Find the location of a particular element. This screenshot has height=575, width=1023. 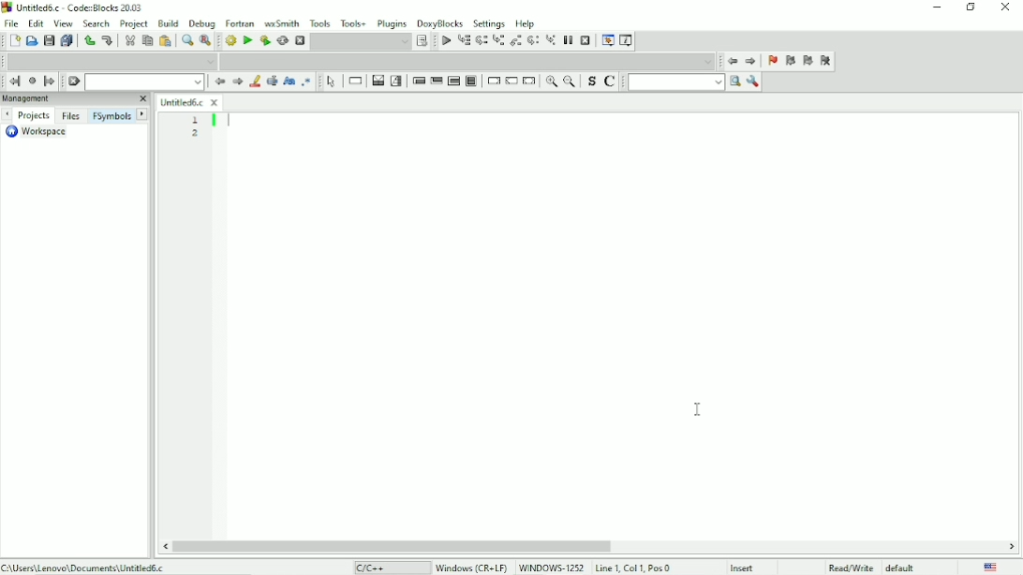

Replace is located at coordinates (205, 42).